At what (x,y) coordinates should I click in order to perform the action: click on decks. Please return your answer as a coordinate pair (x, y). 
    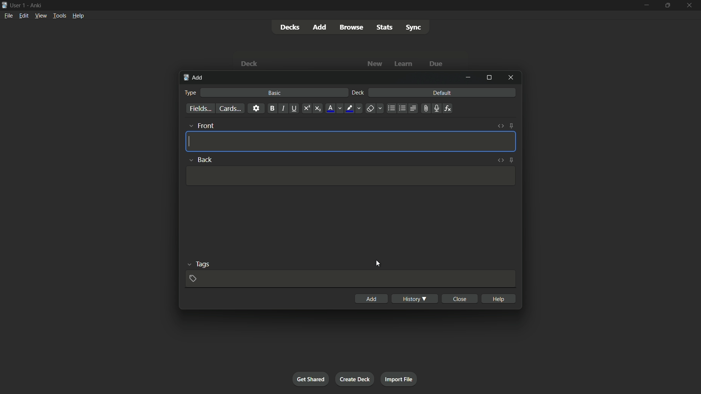
    Looking at the image, I should click on (290, 28).